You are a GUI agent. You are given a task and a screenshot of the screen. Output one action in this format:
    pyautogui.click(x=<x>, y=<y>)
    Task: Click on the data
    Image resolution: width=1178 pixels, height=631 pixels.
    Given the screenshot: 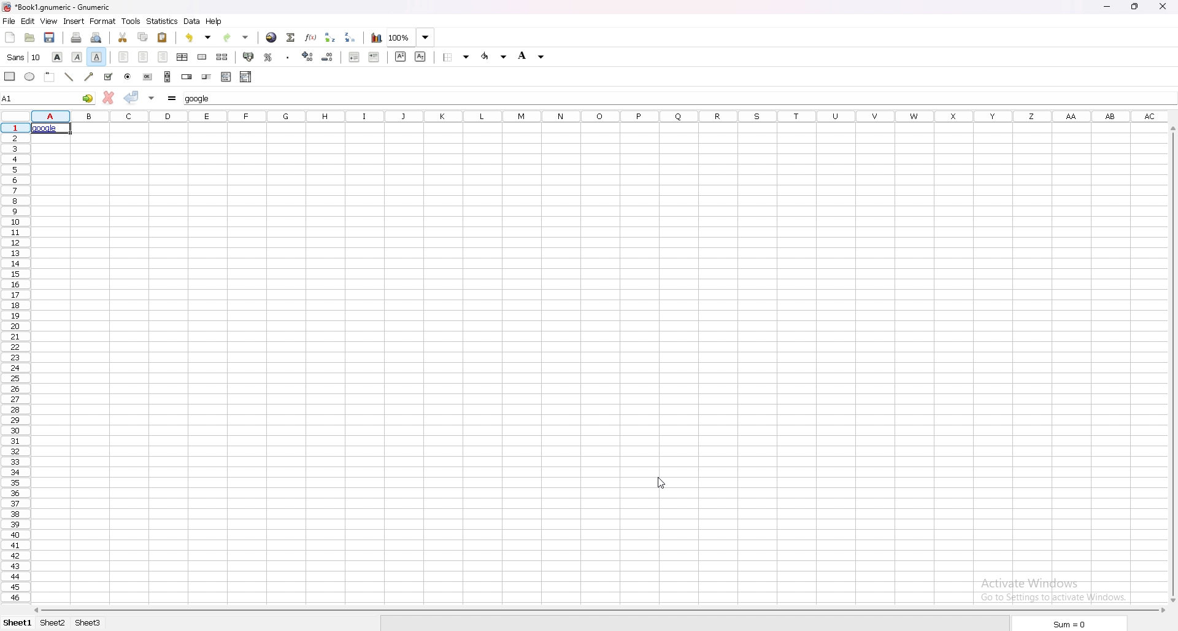 What is the action you would take?
    pyautogui.click(x=192, y=21)
    